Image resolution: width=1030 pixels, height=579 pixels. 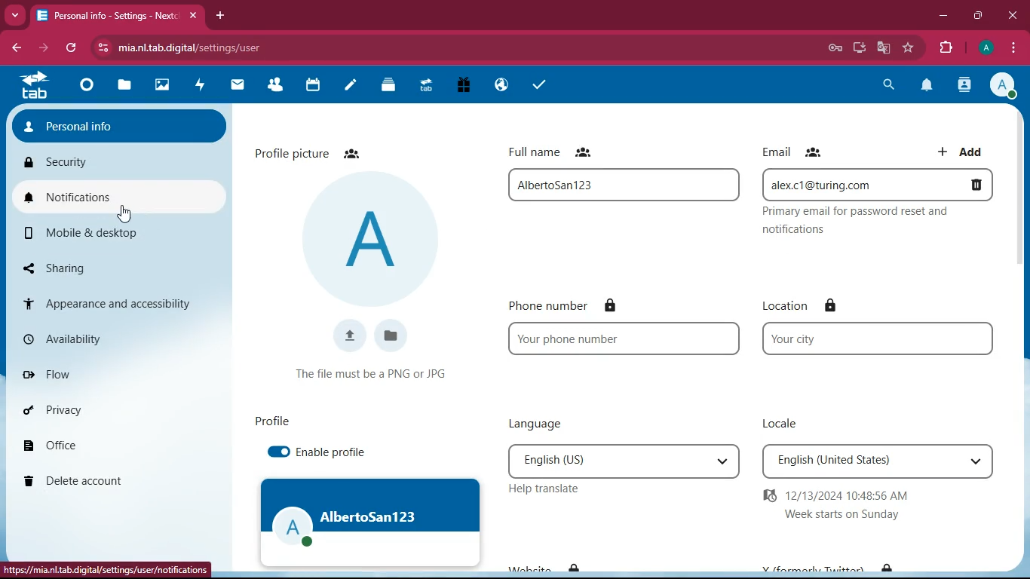 I want to click on mobile, so click(x=118, y=235).